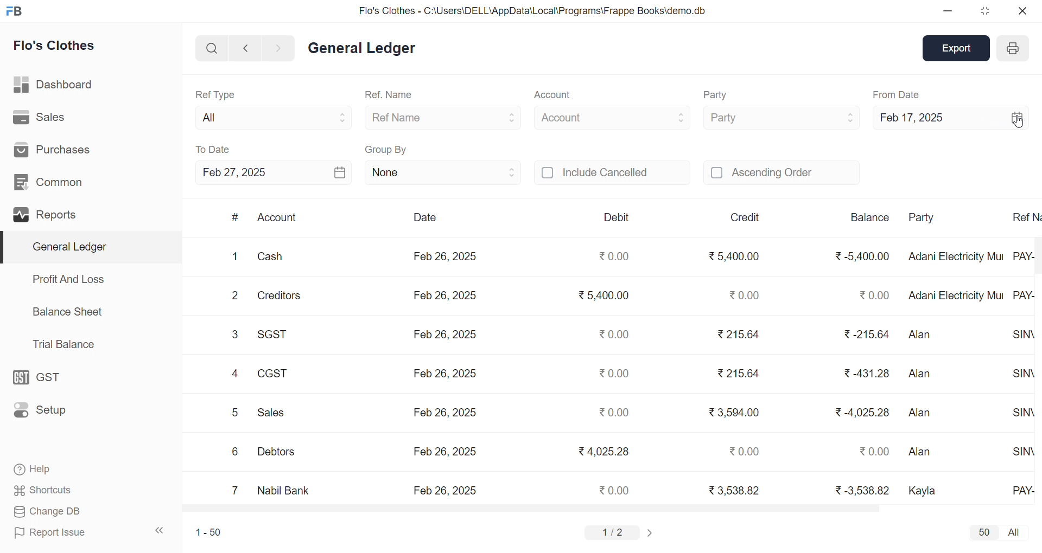  Describe the element at coordinates (40, 115) in the screenshot. I see `Sales` at that location.